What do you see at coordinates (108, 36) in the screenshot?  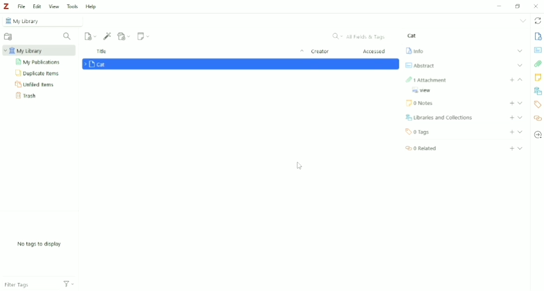 I see `Add Item (s) by Identifier` at bounding box center [108, 36].